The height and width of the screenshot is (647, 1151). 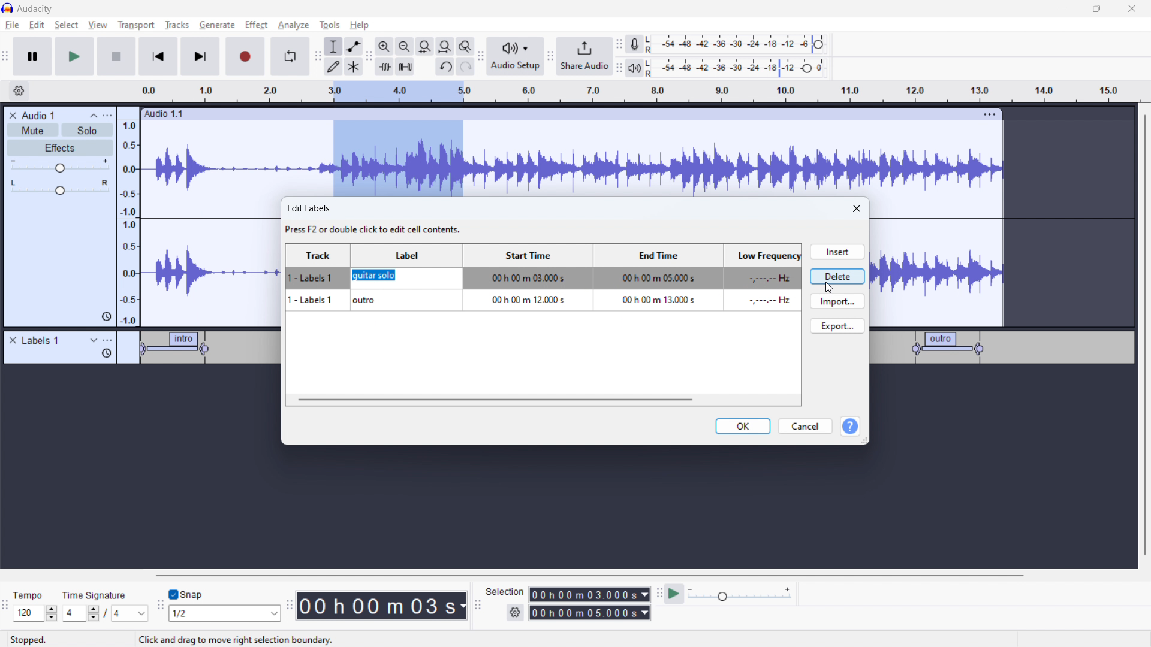 I want to click on timeline, so click(x=142, y=403).